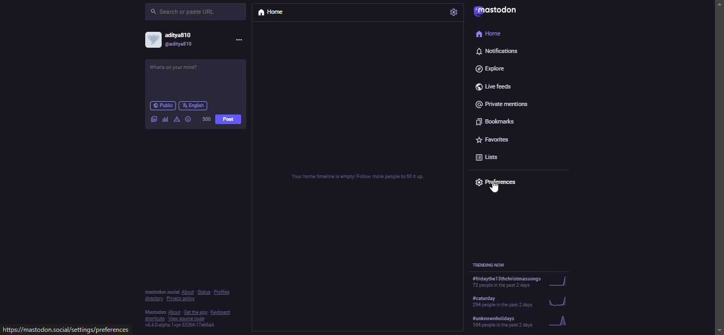 This screenshot has height=335, width=724. Describe the element at coordinates (178, 119) in the screenshot. I see `advanced` at that location.